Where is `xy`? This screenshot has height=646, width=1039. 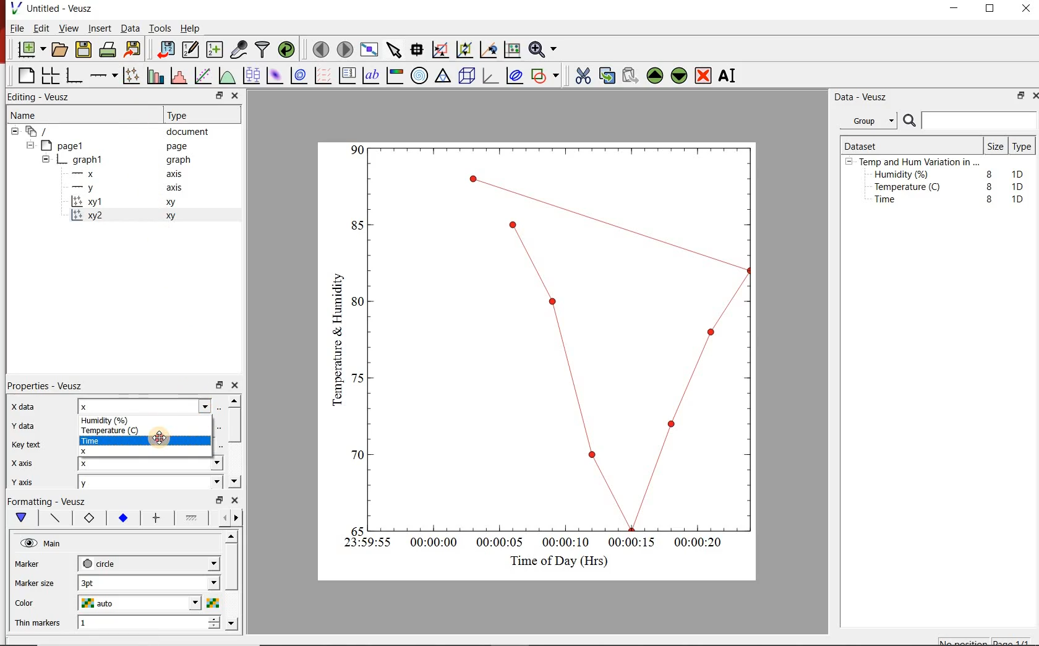
xy is located at coordinates (173, 216).